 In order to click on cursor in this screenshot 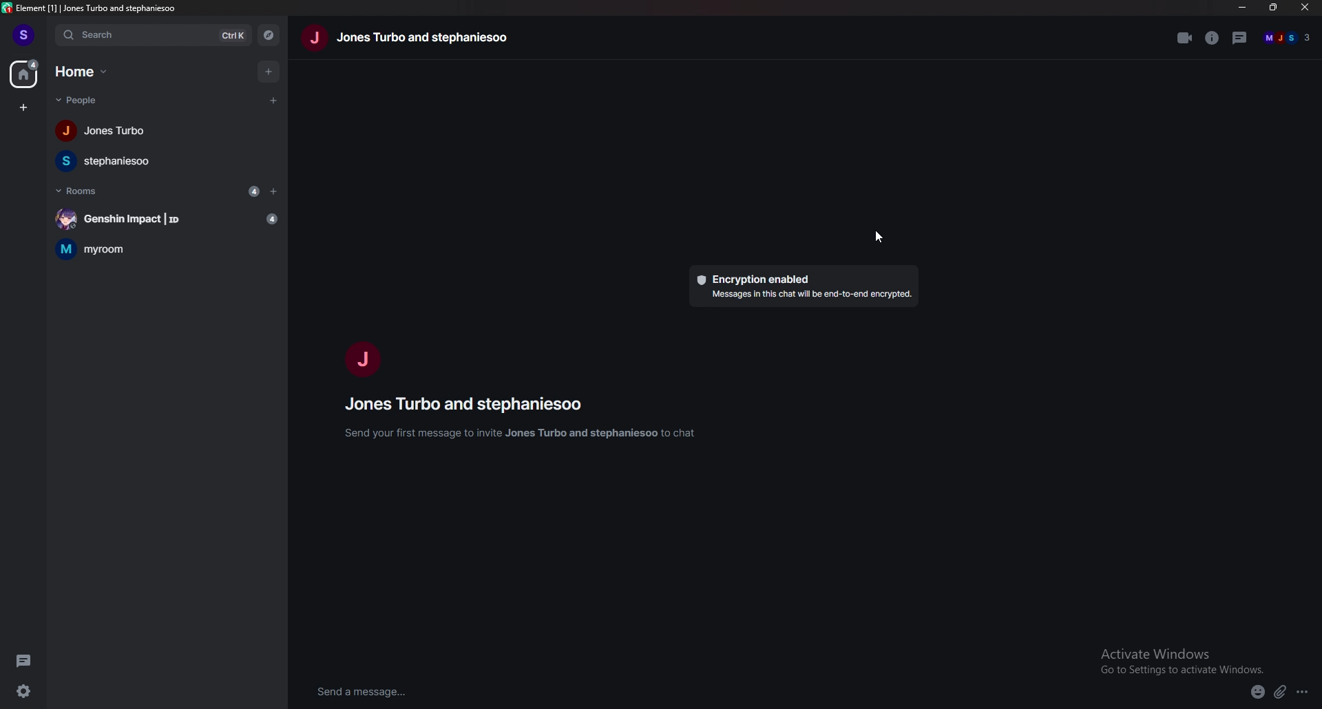, I will do `click(271, 100)`.